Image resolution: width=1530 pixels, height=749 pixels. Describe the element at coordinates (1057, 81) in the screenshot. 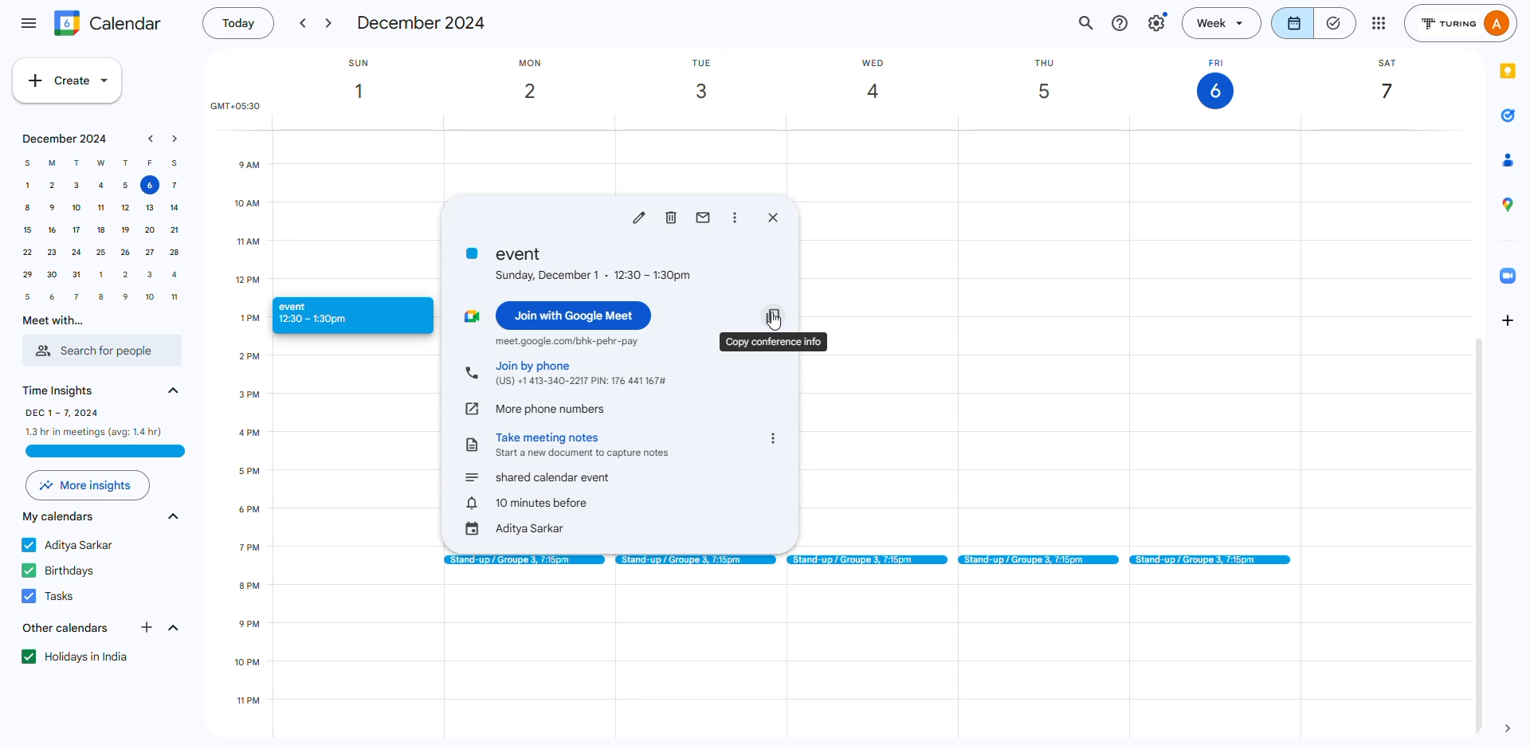

I see `thu 5` at that location.